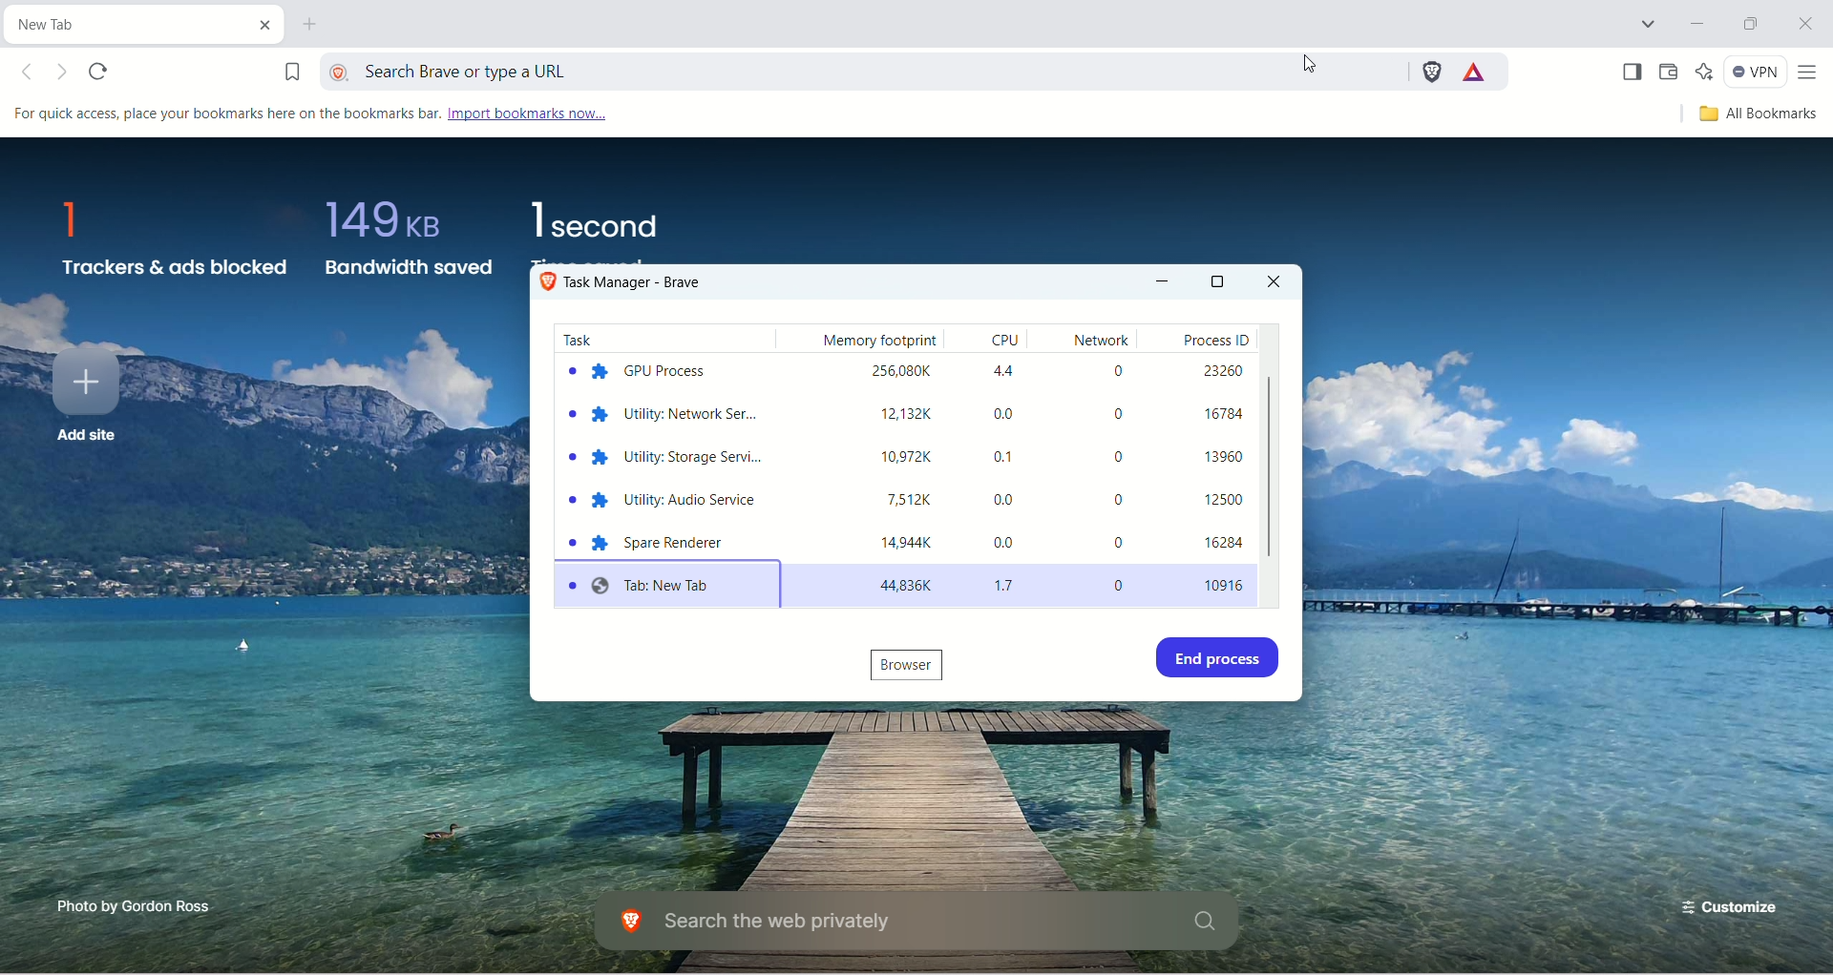 The image size is (1833, 975). Describe the element at coordinates (884, 467) in the screenshot. I see `memory footprint` at that location.